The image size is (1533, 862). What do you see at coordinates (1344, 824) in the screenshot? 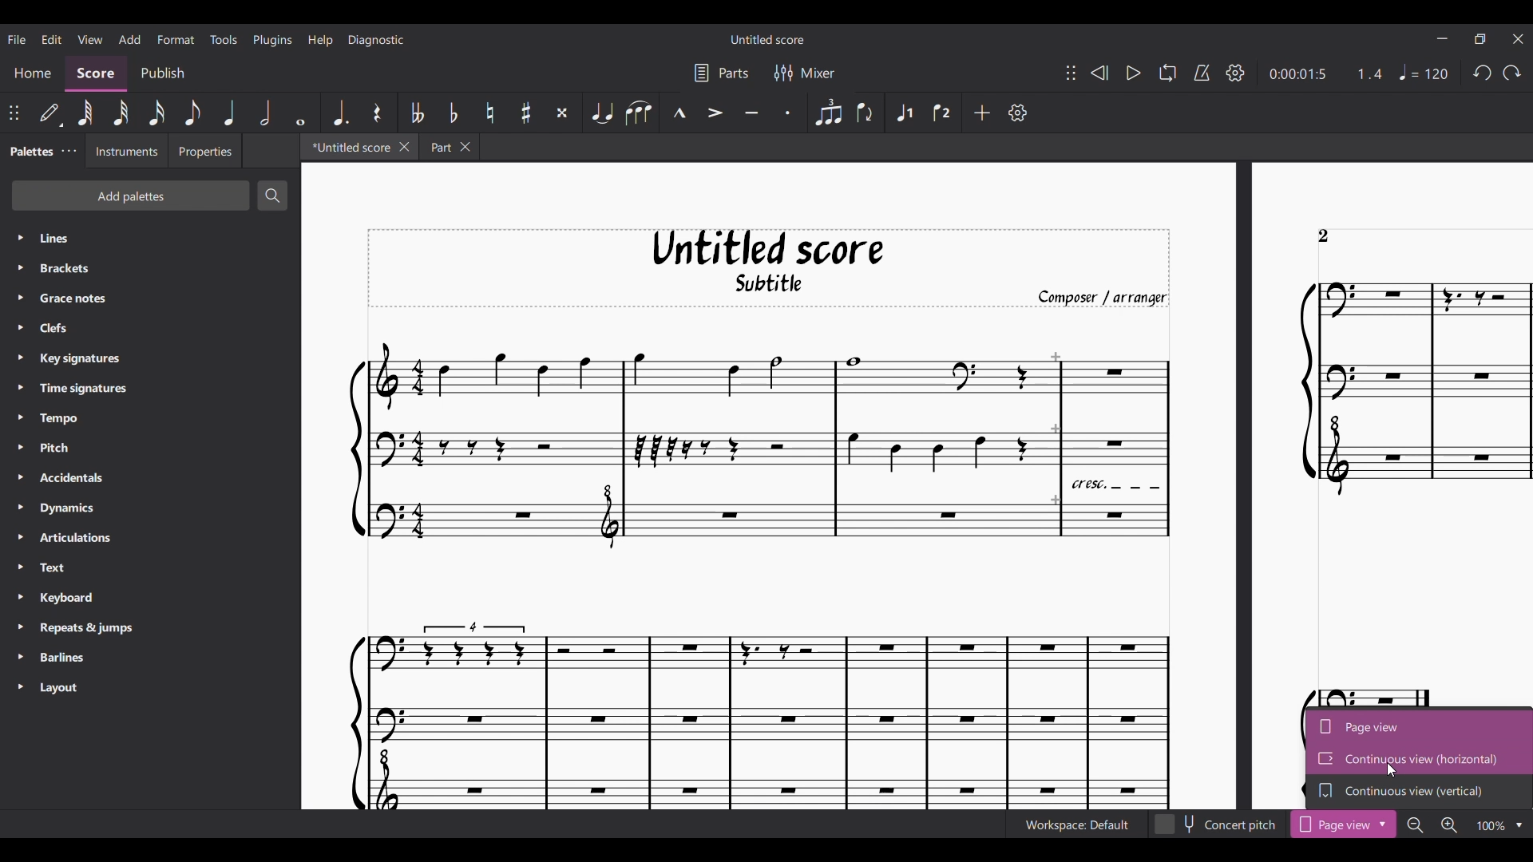
I see `Current selection highlighted` at bounding box center [1344, 824].